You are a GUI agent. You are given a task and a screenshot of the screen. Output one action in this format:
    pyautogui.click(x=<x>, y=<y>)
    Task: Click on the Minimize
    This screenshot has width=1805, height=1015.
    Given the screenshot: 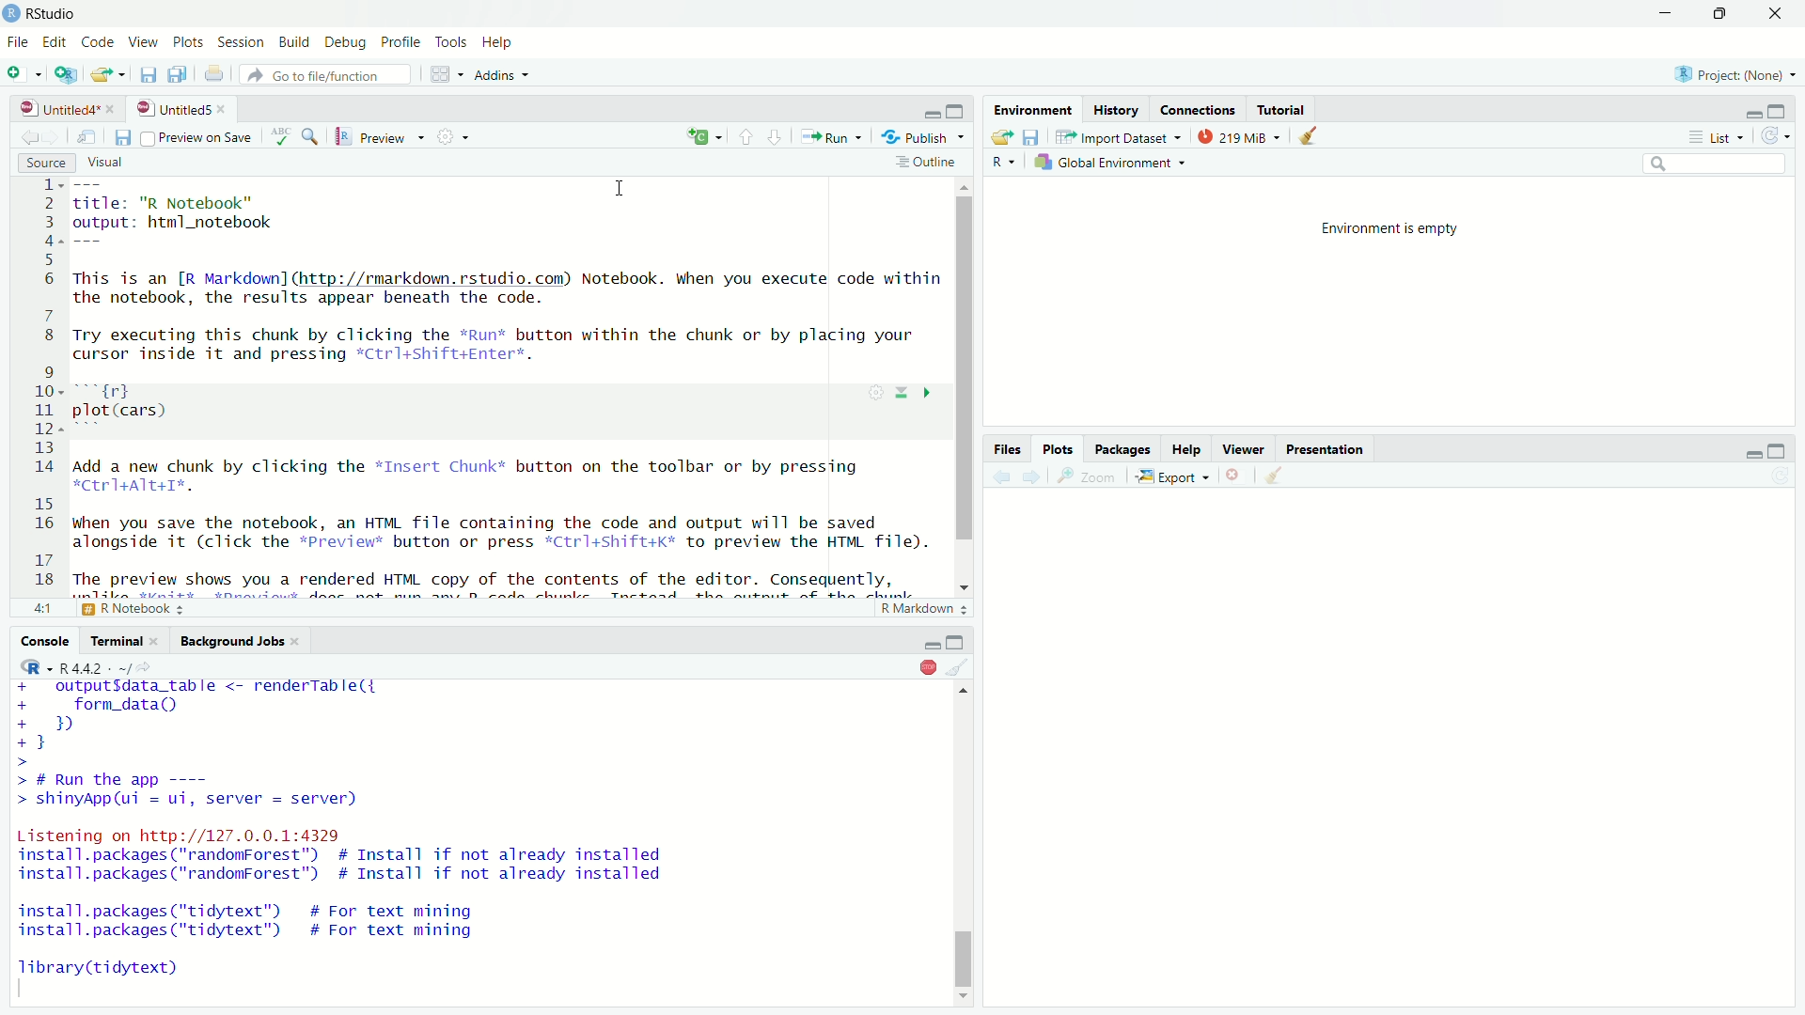 What is the action you would take?
    pyautogui.click(x=1754, y=108)
    